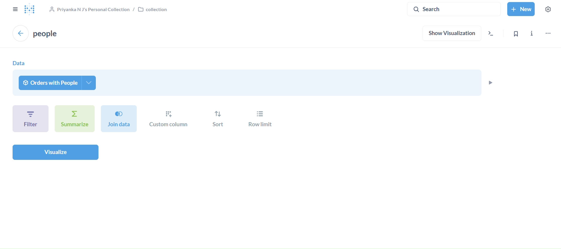 The height and width of the screenshot is (249, 561). I want to click on join data, so click(119, 118).